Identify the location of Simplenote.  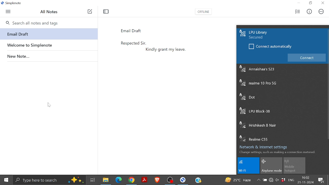
(184, 180).